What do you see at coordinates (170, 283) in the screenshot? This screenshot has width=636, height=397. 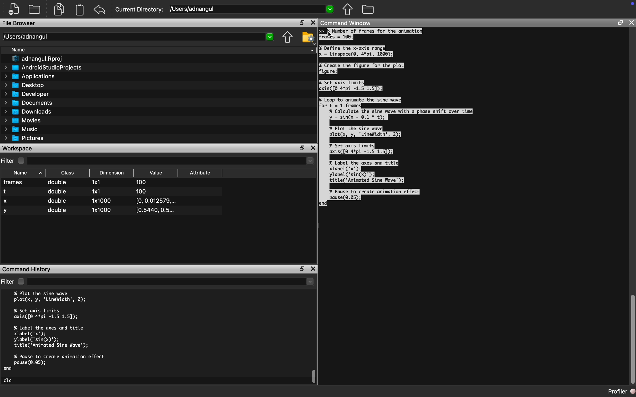 I see `Dropdown` at bounding box center [170, 283].